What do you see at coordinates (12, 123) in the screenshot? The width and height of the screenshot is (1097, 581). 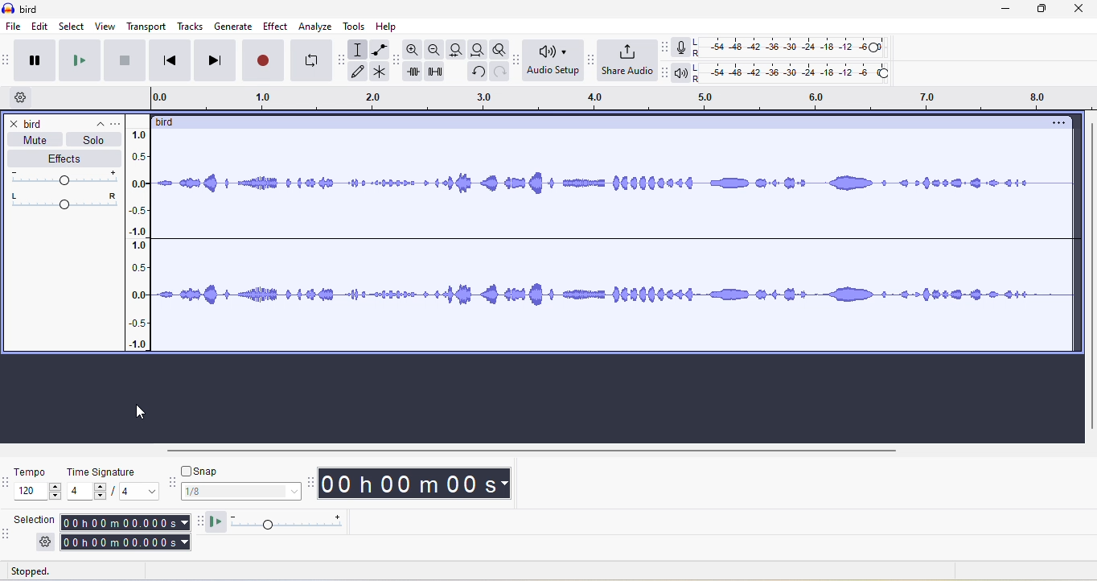 I see `close` at bounding box center [12, 123].